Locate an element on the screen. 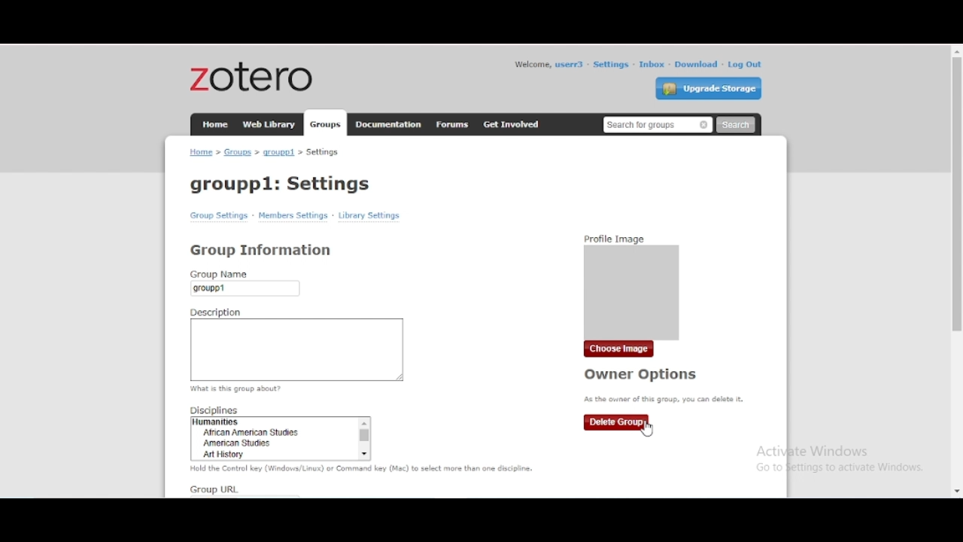 The image size is (963, 542). home is located at coordinates (201, 151).